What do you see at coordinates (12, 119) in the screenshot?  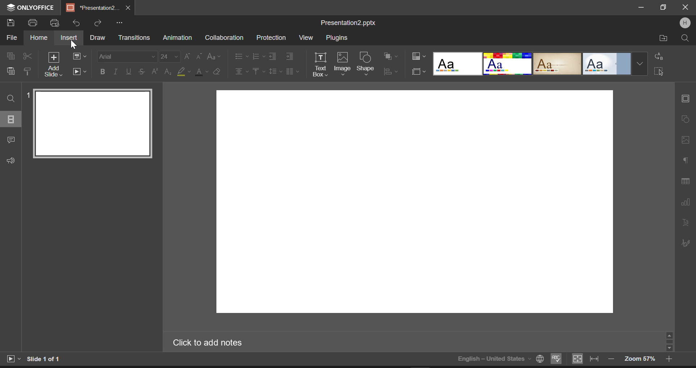 I see `Slides` at bounding box center [12, 119].